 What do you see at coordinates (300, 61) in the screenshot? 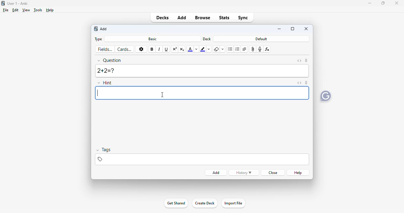
I see `toggle HTML editor` at bounding box center [300, 61].